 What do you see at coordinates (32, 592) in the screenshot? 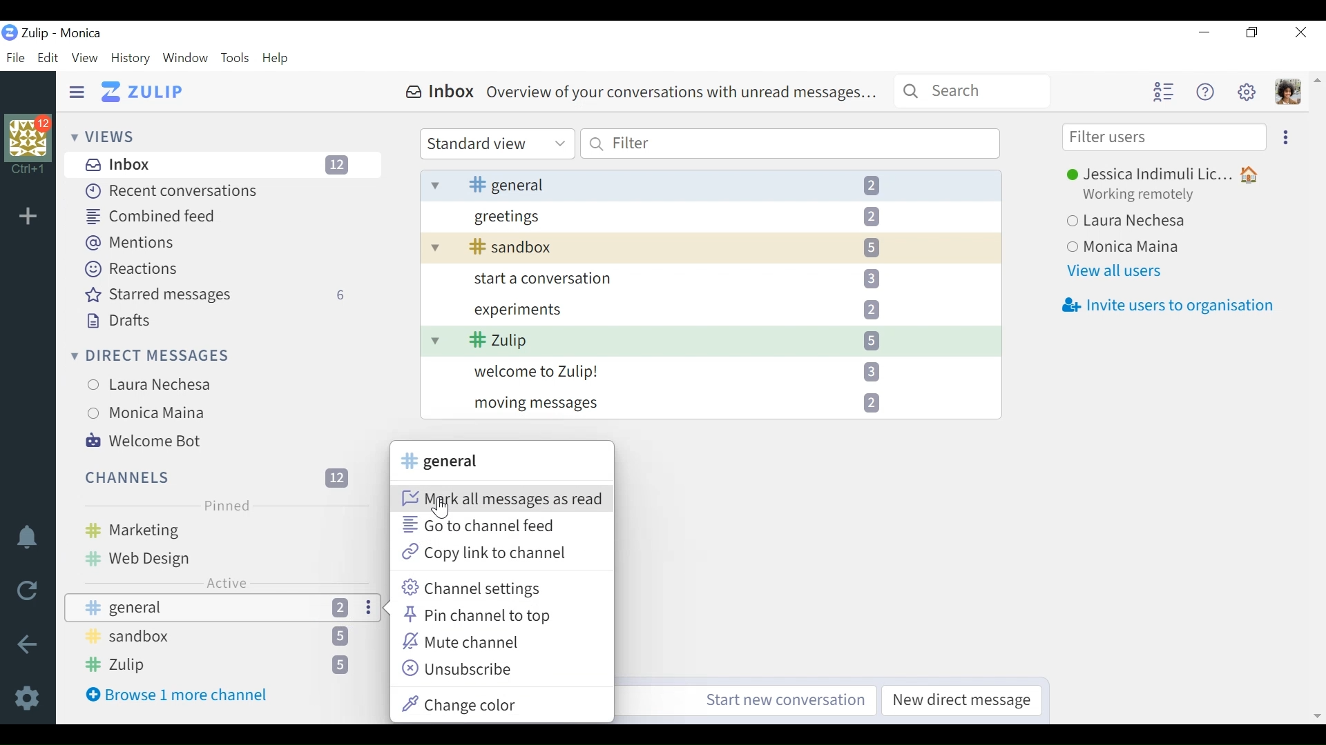
I see `Reload` at bounding box center [32, 592].